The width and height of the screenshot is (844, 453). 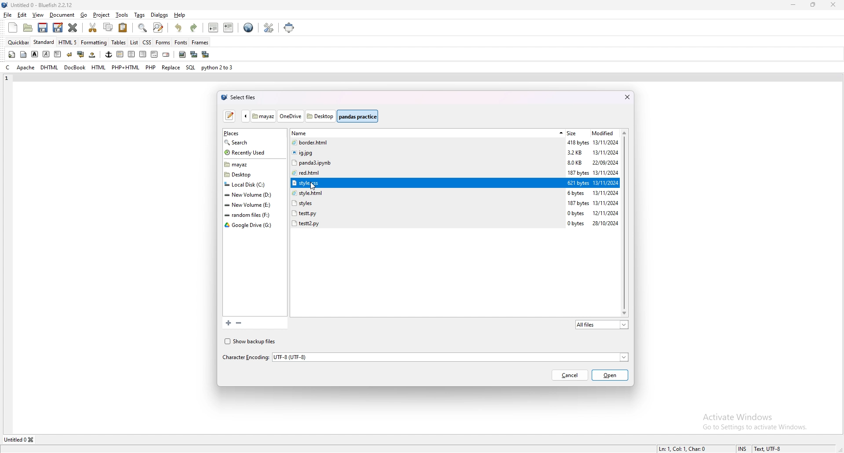 I want to click on insert image, so click(x=182, y=54).